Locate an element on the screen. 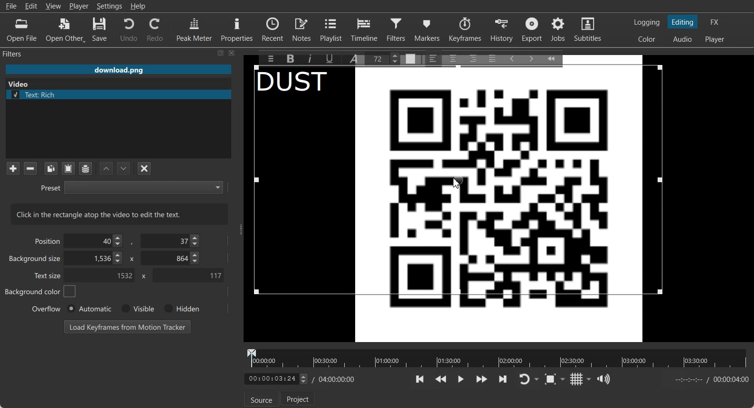 Image resolution: width=754 pixels, height=408 pixels. Filters is located at coordinates (397, 29).